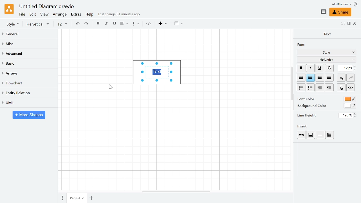 Image resolution: width=361 pixels, height=203 pixels. Describe the element at coordinates (343, 23) in the screenshot. I see `Expand` at that location.